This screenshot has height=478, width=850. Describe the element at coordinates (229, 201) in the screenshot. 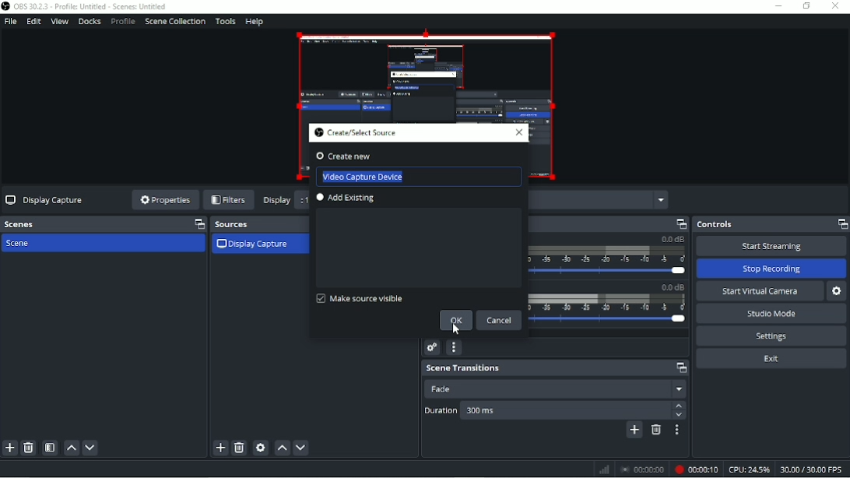

I see `Filters` at that location.